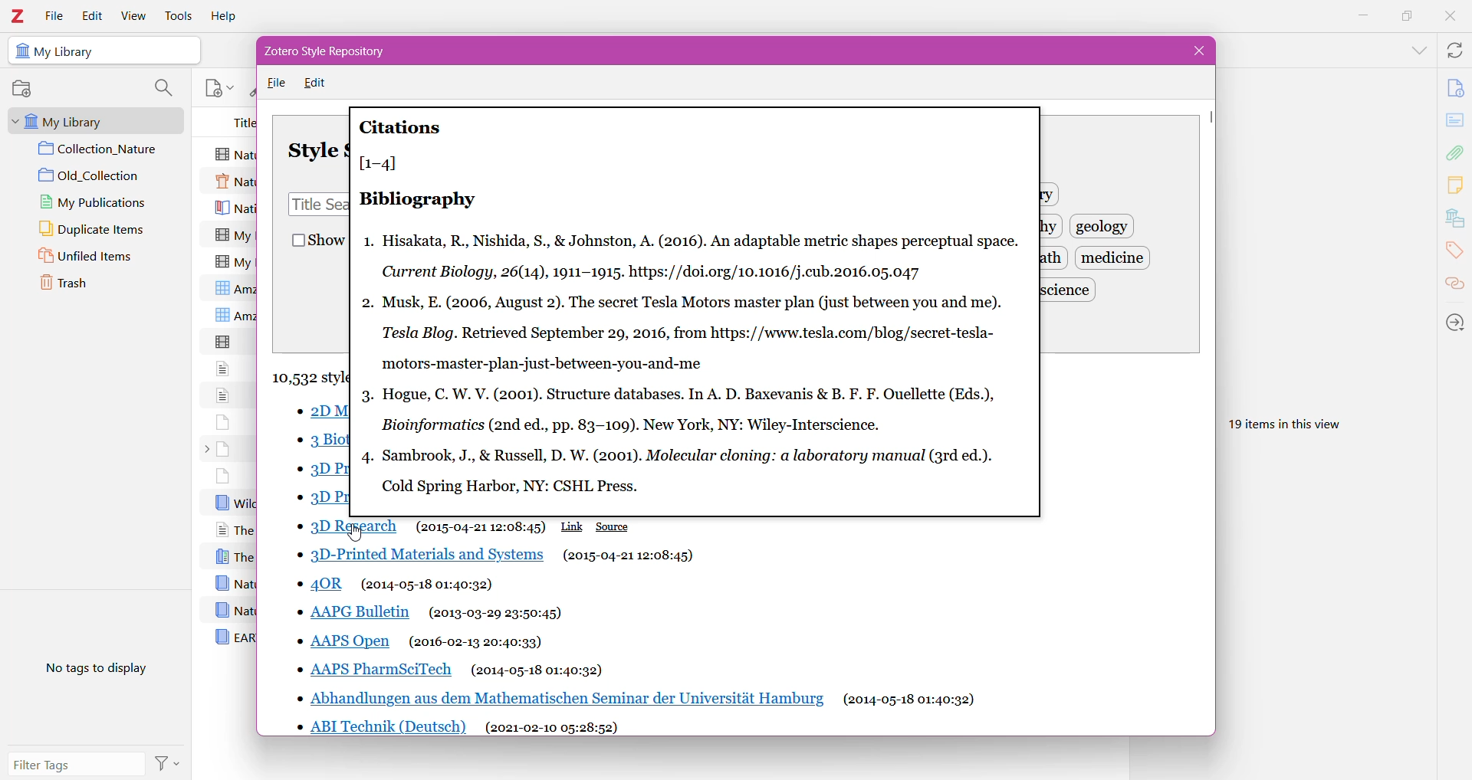  Describe the element at coordinates (366, 399) in the screenshot. I see `3.` at that location.